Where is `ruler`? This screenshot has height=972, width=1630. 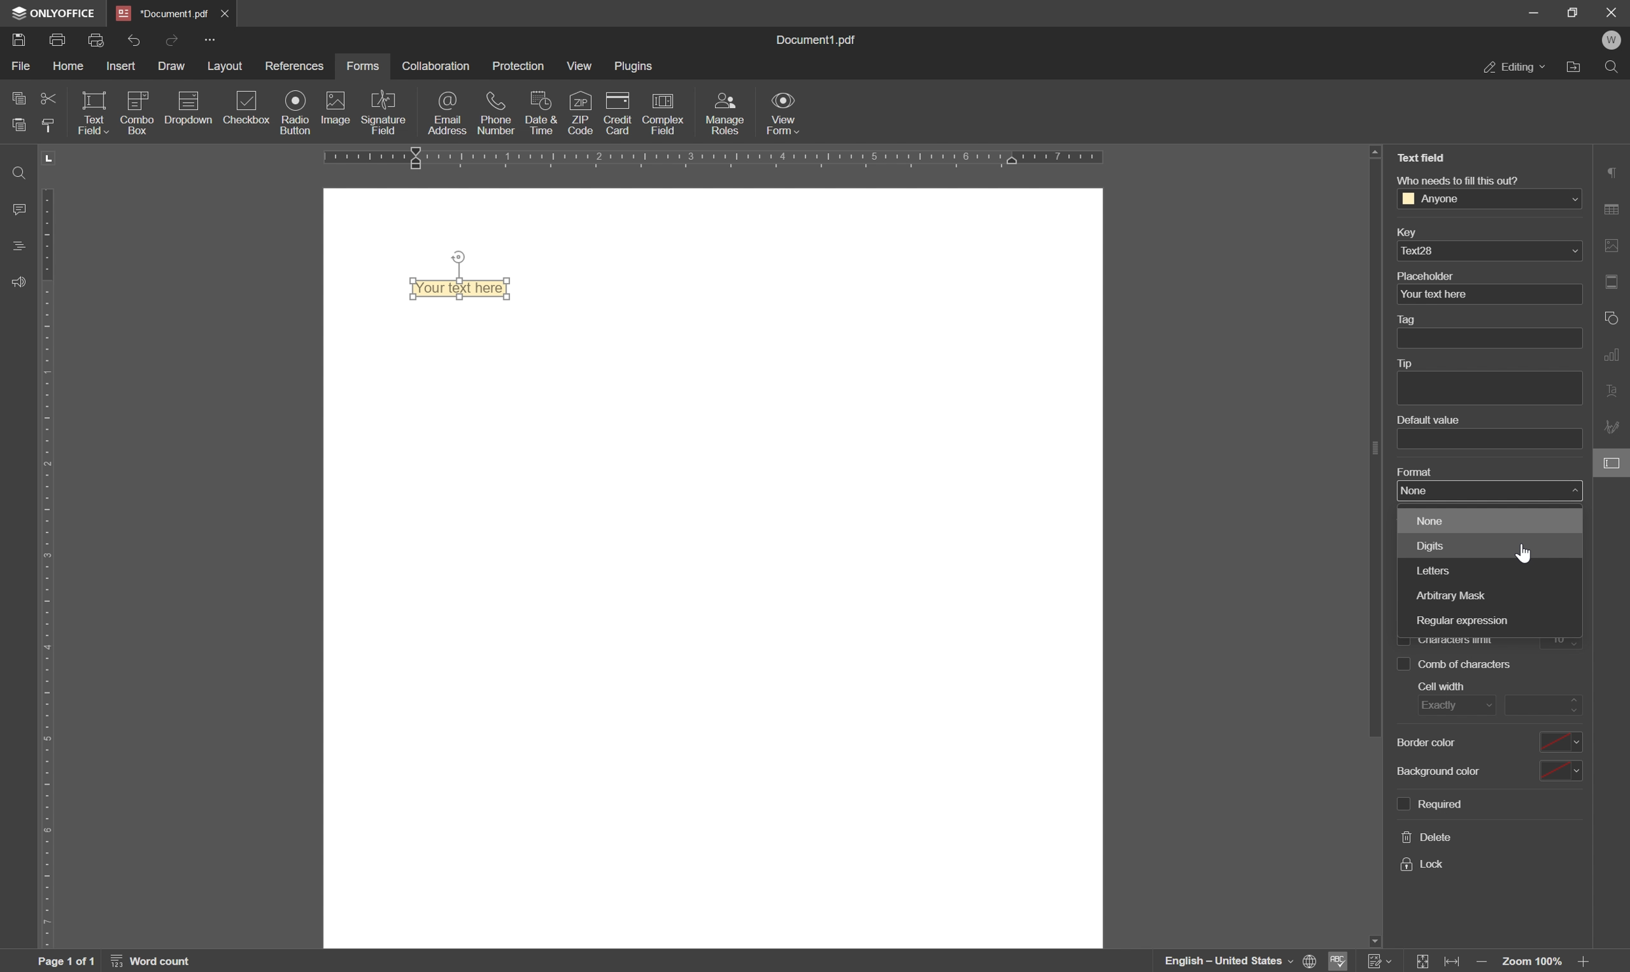
ruler is located at coordinates (728, 163).